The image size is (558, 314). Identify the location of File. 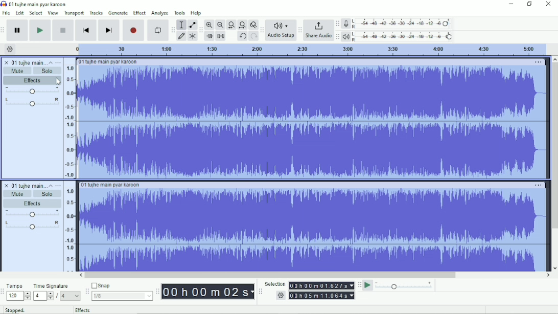
(6, 13).